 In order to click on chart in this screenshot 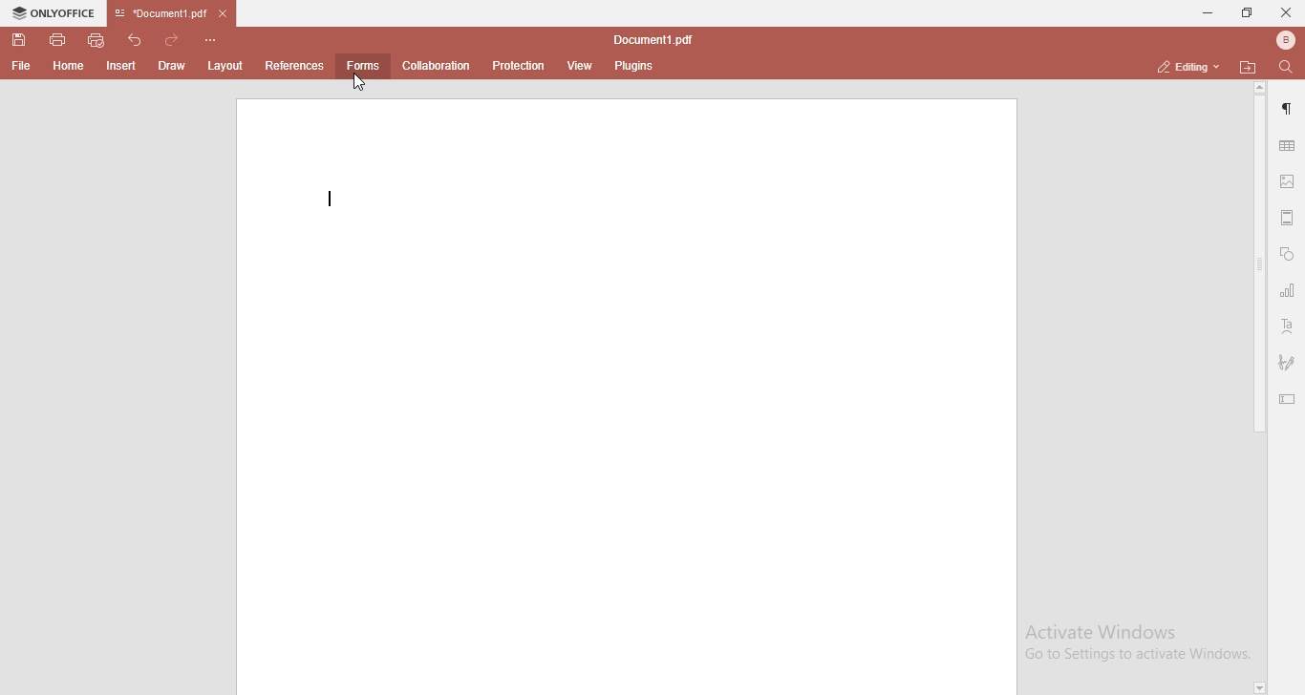, I will do `click(1288, 294)`.